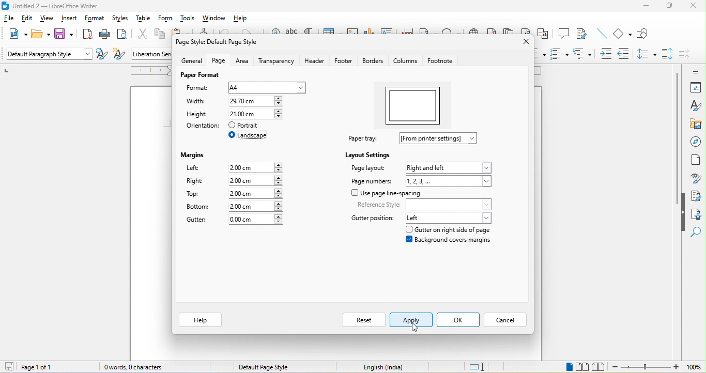 This screenshot has width=706, height=373. Describe the element at coordinates (254, 221) in the screenshot. I see `0.00 cm` at that location.